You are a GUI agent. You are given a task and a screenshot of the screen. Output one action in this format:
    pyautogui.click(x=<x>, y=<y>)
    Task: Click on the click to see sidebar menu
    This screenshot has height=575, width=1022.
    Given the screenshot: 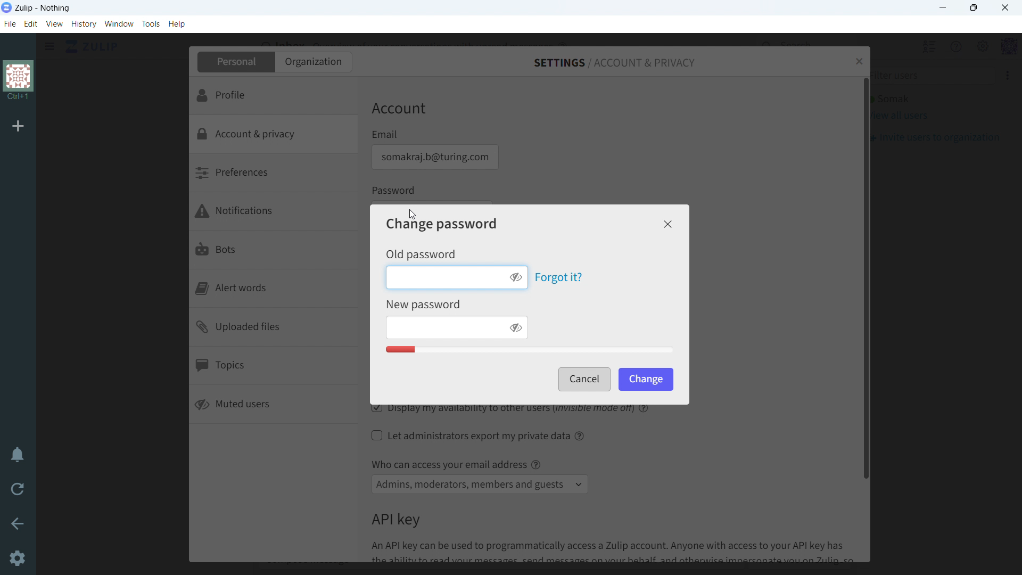 What is the action you would take?
    pyautogui.click(x=50, y=46)
    